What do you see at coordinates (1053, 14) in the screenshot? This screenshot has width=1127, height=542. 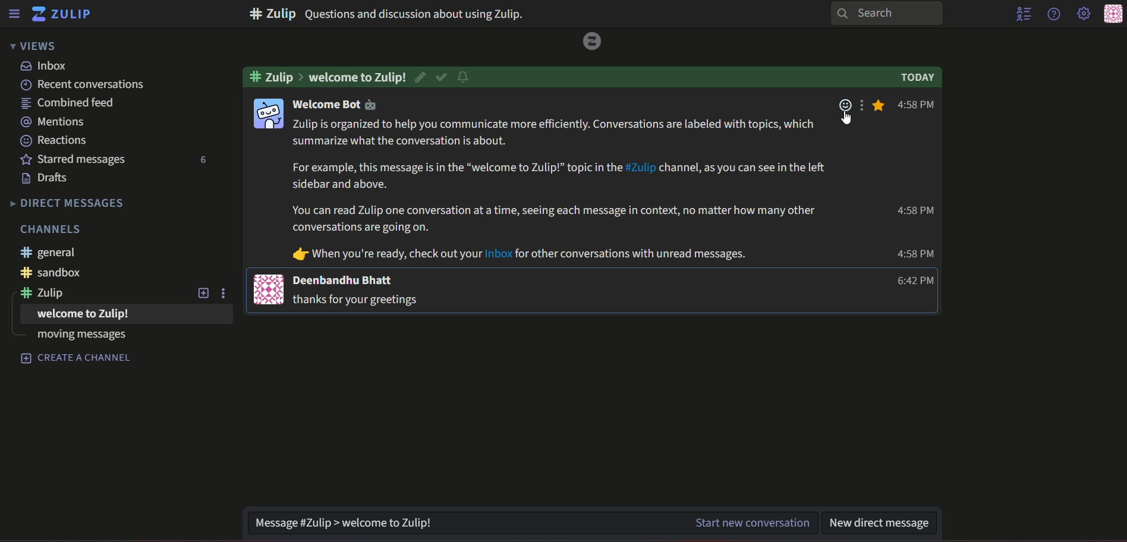 I see `help menu` at bounding box center [1053, 14].